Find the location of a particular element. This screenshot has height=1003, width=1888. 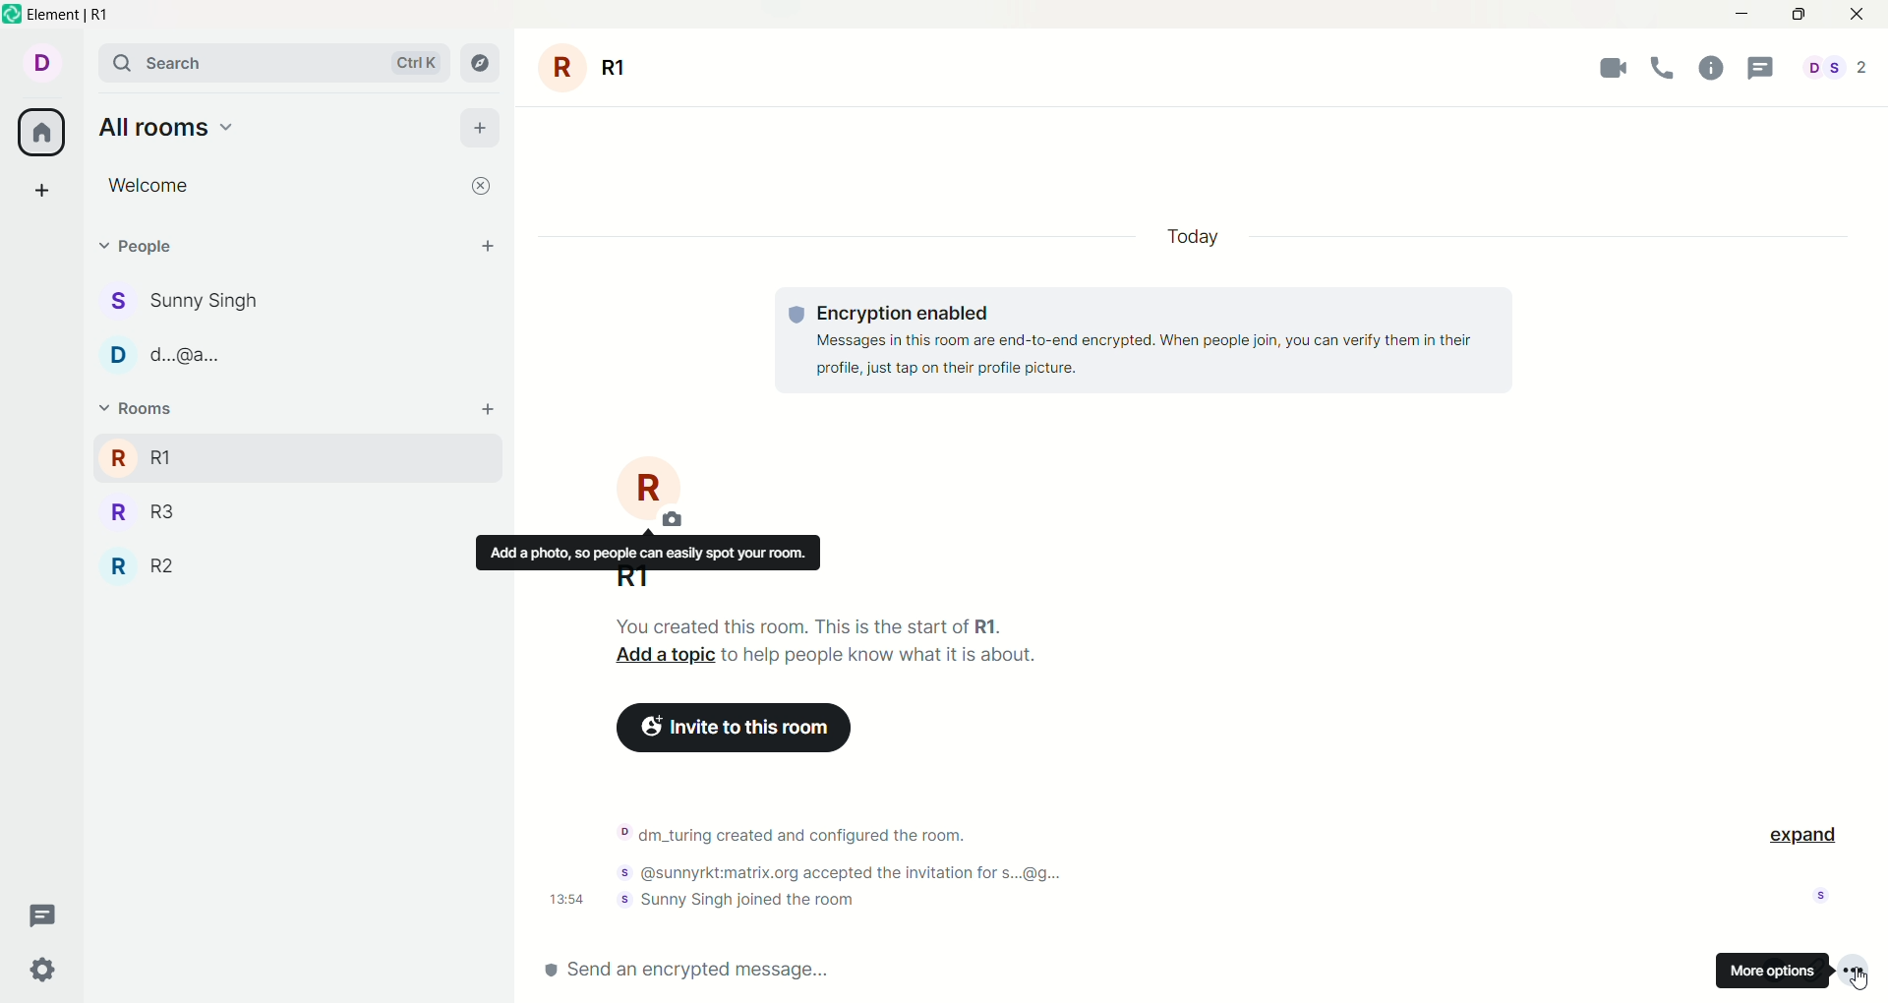

settings is located at coordinates (44, 972).